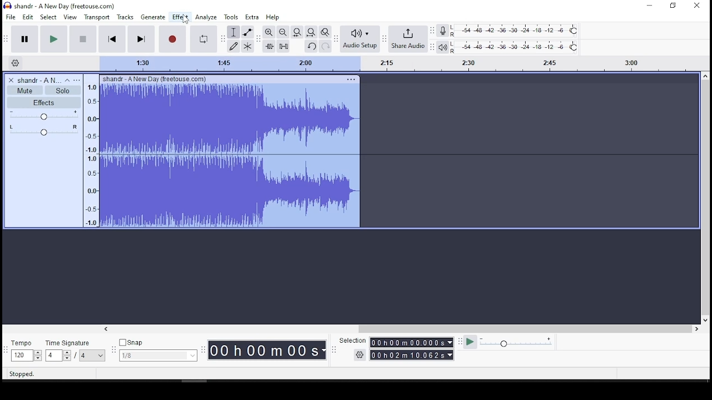 Image resolution: width=712 pixels, height=400 pixels. Describe the element at coordinates (269, 46) in the screenshot. I see `trim audio outside selection` at that location.